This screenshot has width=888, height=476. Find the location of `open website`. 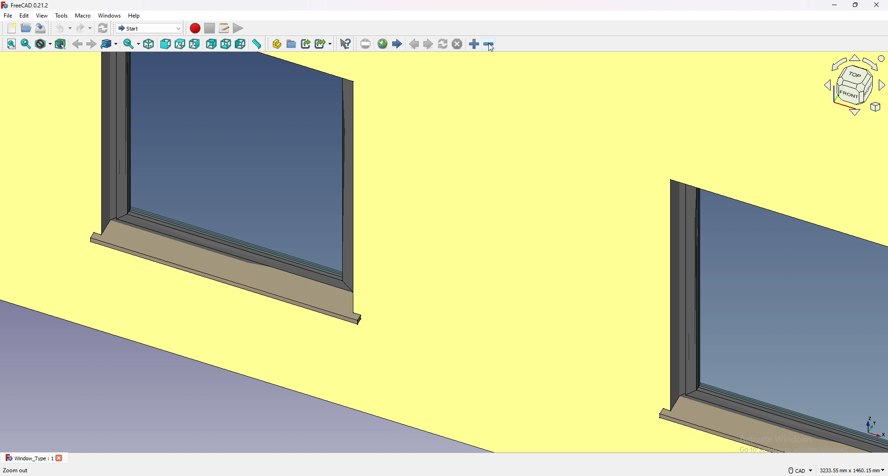

open website is located at coordinates (382, 44).